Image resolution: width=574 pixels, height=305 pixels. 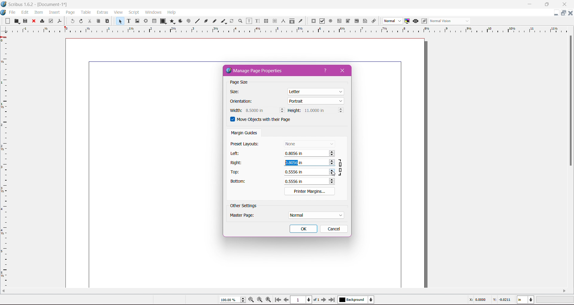 I want to click on Horizontal Scroll Bar, so click(x=284, y=291).